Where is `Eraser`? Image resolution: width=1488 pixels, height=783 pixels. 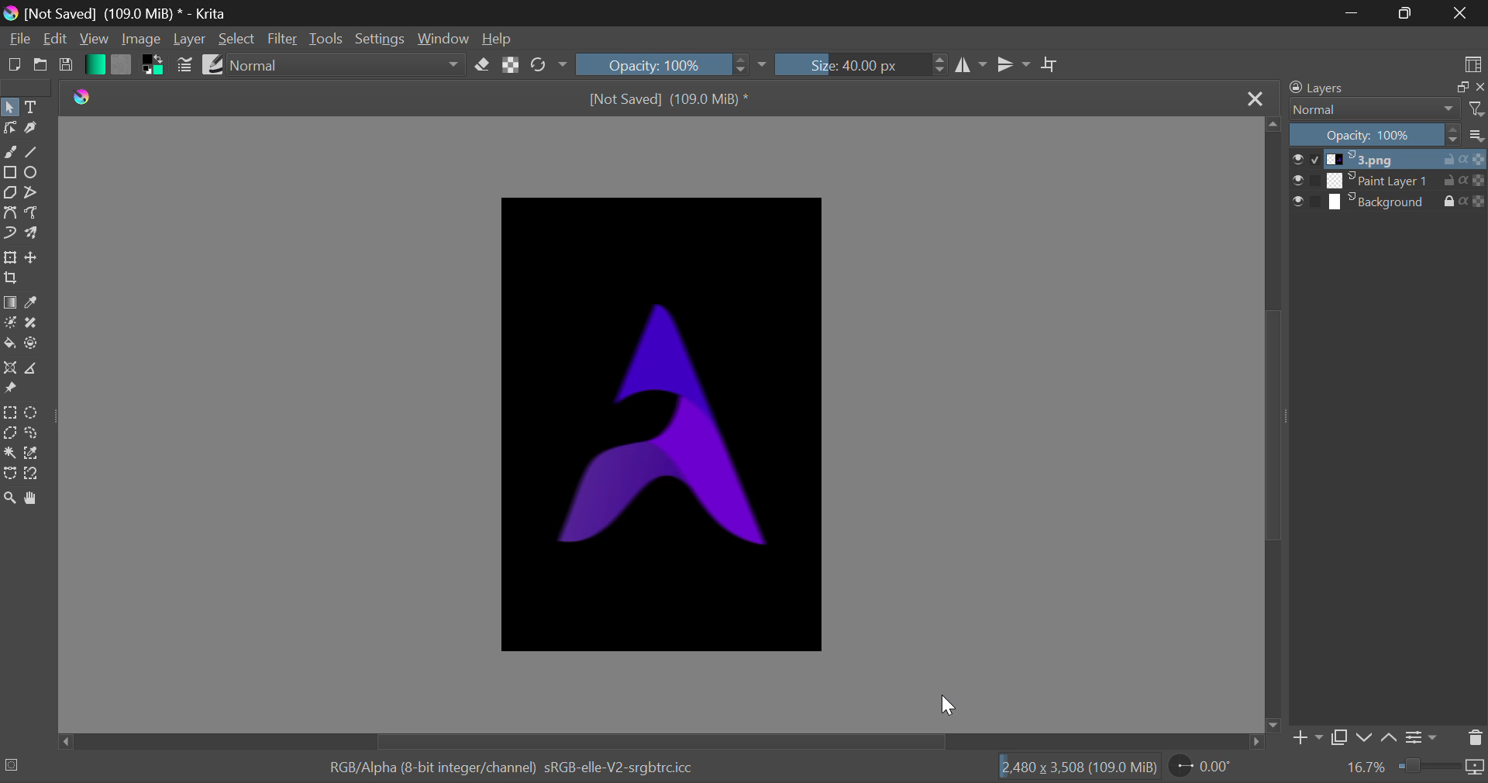 Eraser is located at coordinates (483, 64).